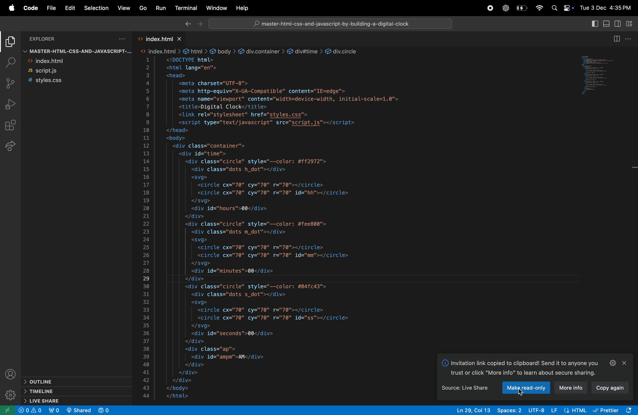 This screenshot has width=638, height=415. Describe the element at coordinates (611, 362) in the screenshot. I see `settings` at that location.